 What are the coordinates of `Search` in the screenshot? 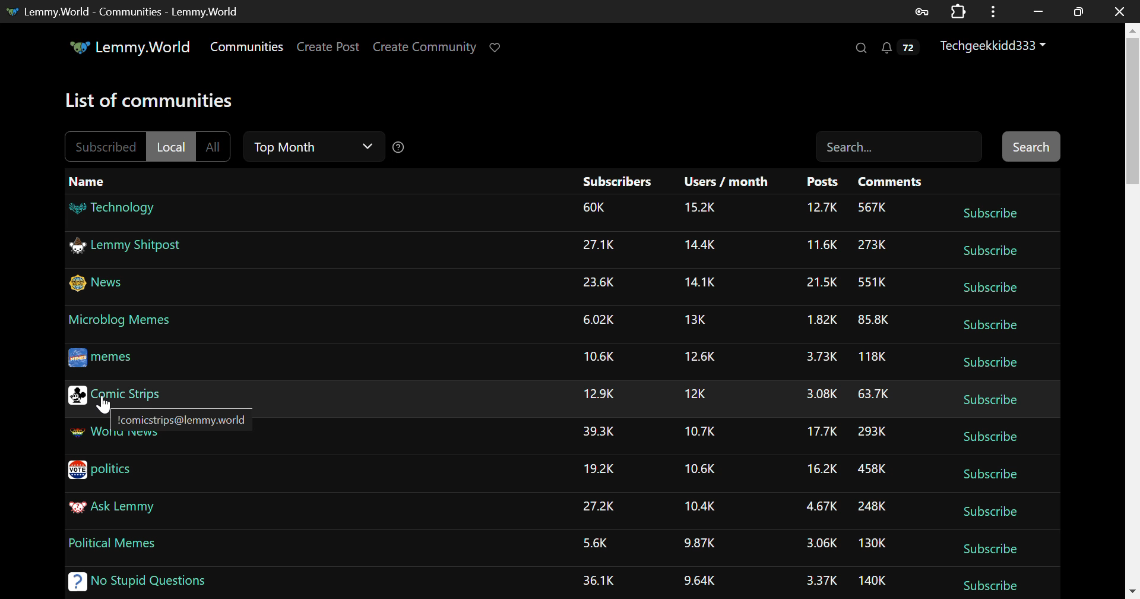 It's located at (1029, 147).